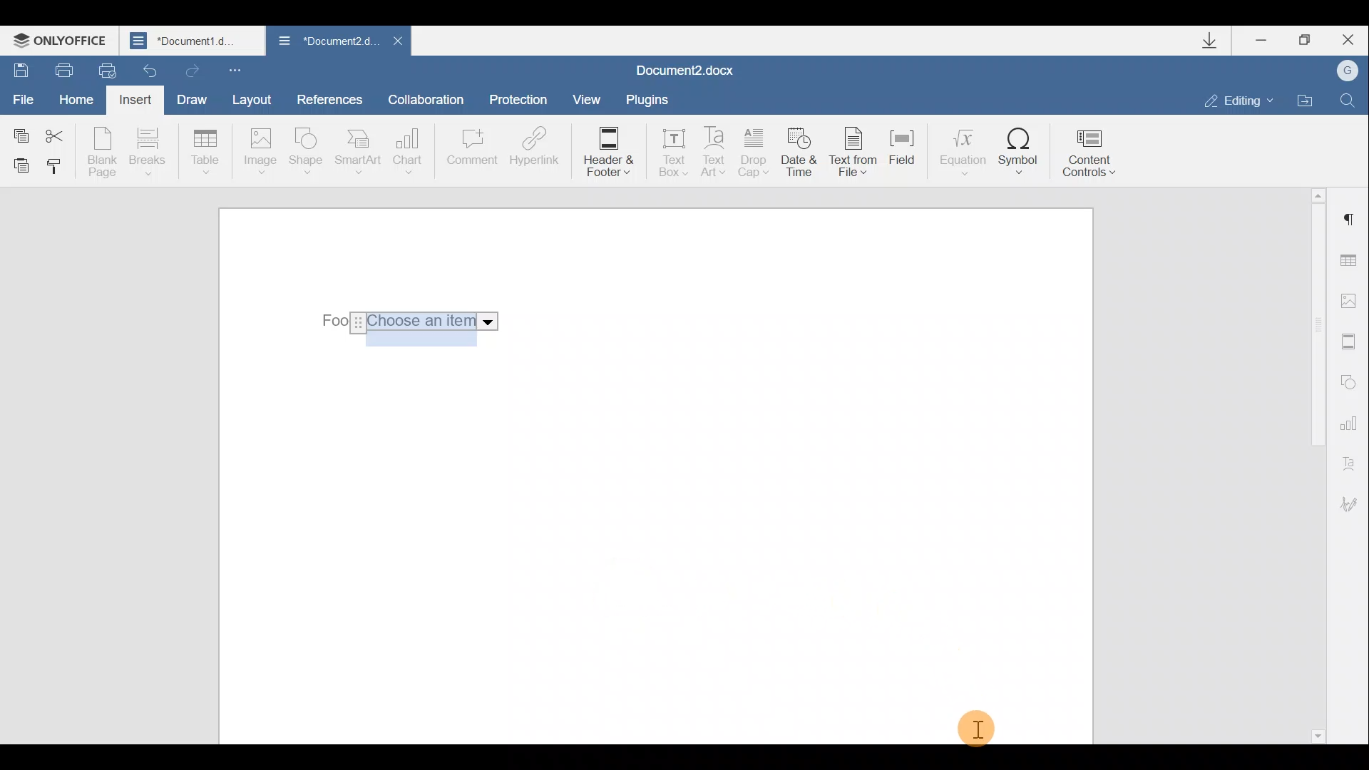 The width and height of the screenshot is (1369, 770). Describe the element at coordinates (411, 151) in the screenshot. I see `Chart` at that location.